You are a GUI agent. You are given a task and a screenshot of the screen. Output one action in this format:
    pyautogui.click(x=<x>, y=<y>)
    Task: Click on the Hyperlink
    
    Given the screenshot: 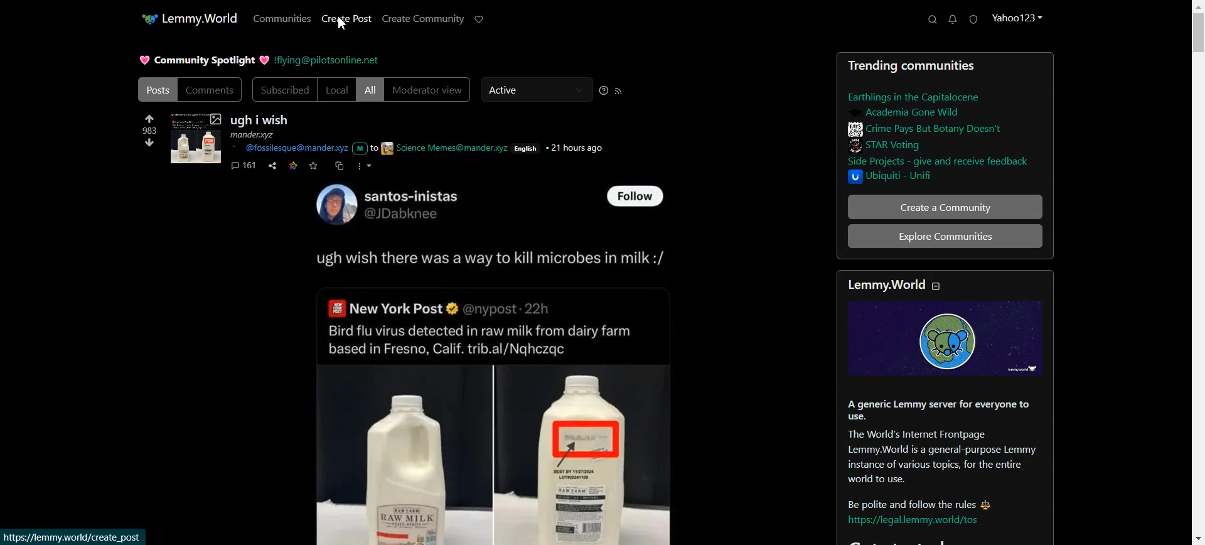 What is the action you would take?
    pyautogui.click(x=329, y=60)
    